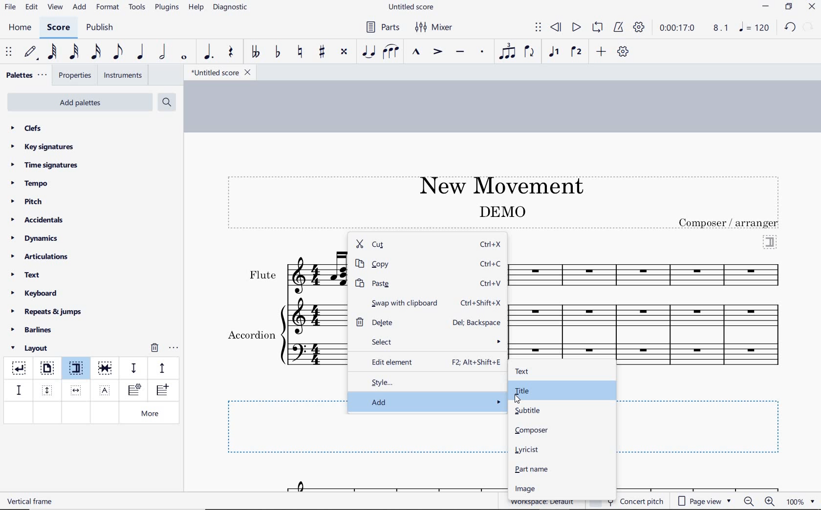  I want to click on text, so click(521, 372).